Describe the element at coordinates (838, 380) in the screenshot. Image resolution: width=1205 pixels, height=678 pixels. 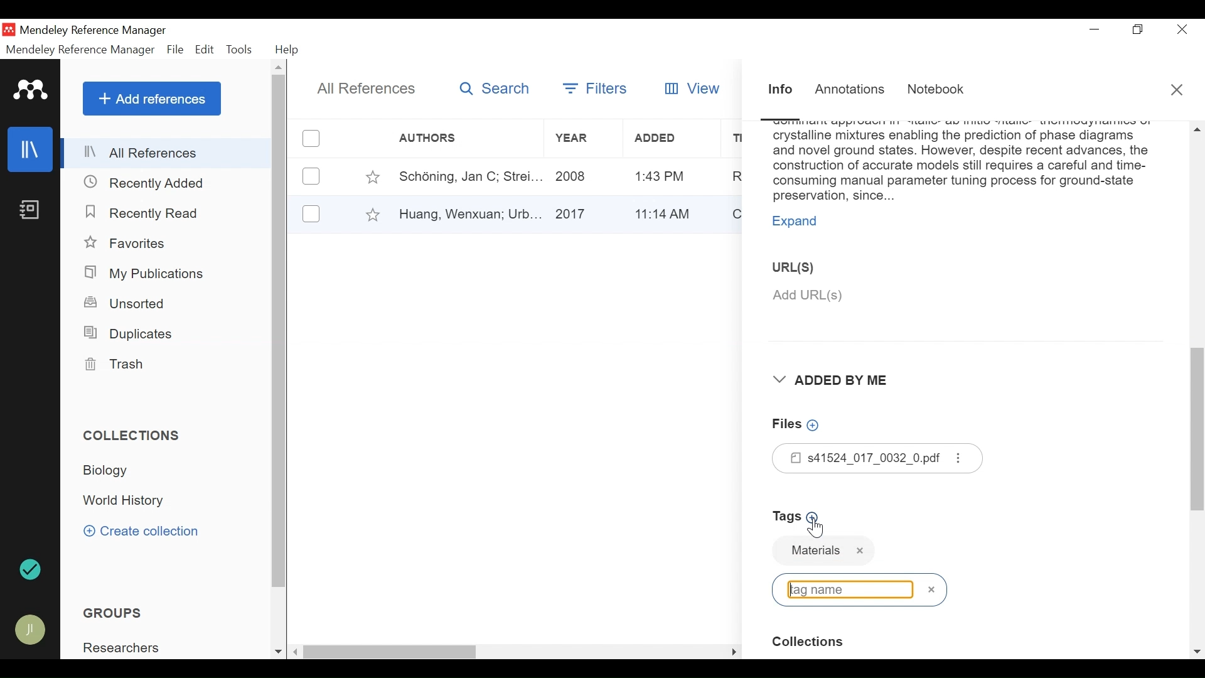
I see `Added By Me` at that location.